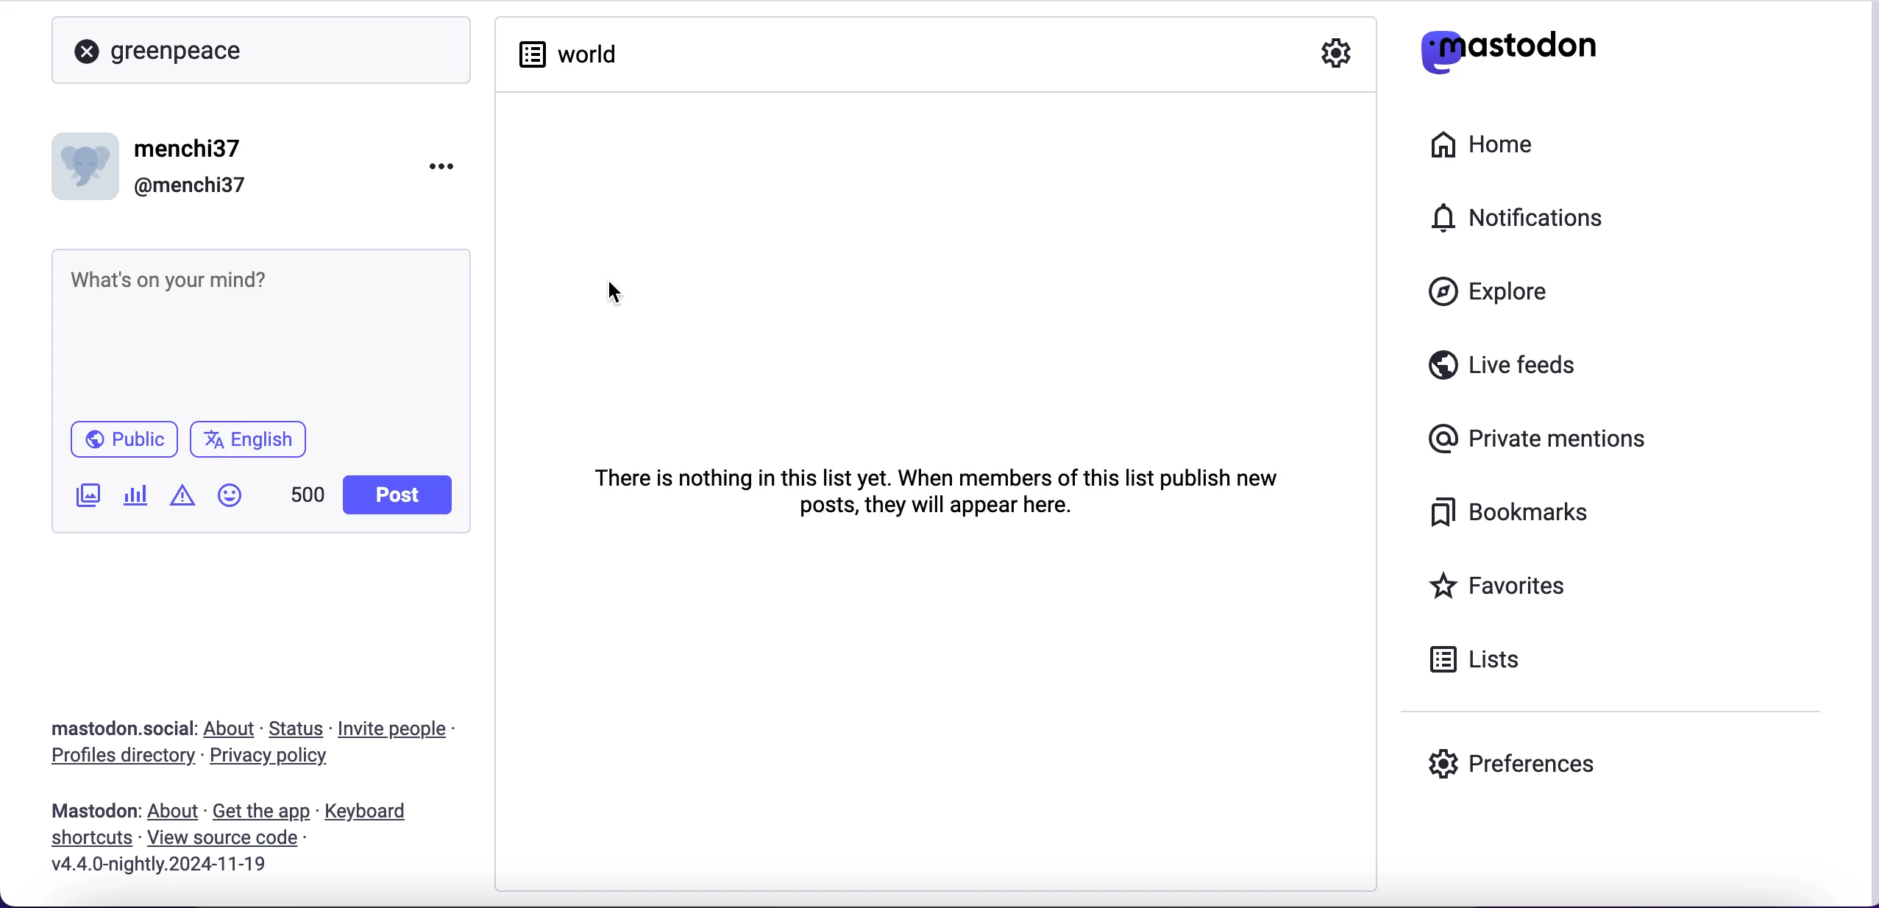 Image resolution: width=1879 pixels, height=908 pixels. Describe the element at coordinates (1508, 48) in the screenshot. I see `mastodon logo` at that location.